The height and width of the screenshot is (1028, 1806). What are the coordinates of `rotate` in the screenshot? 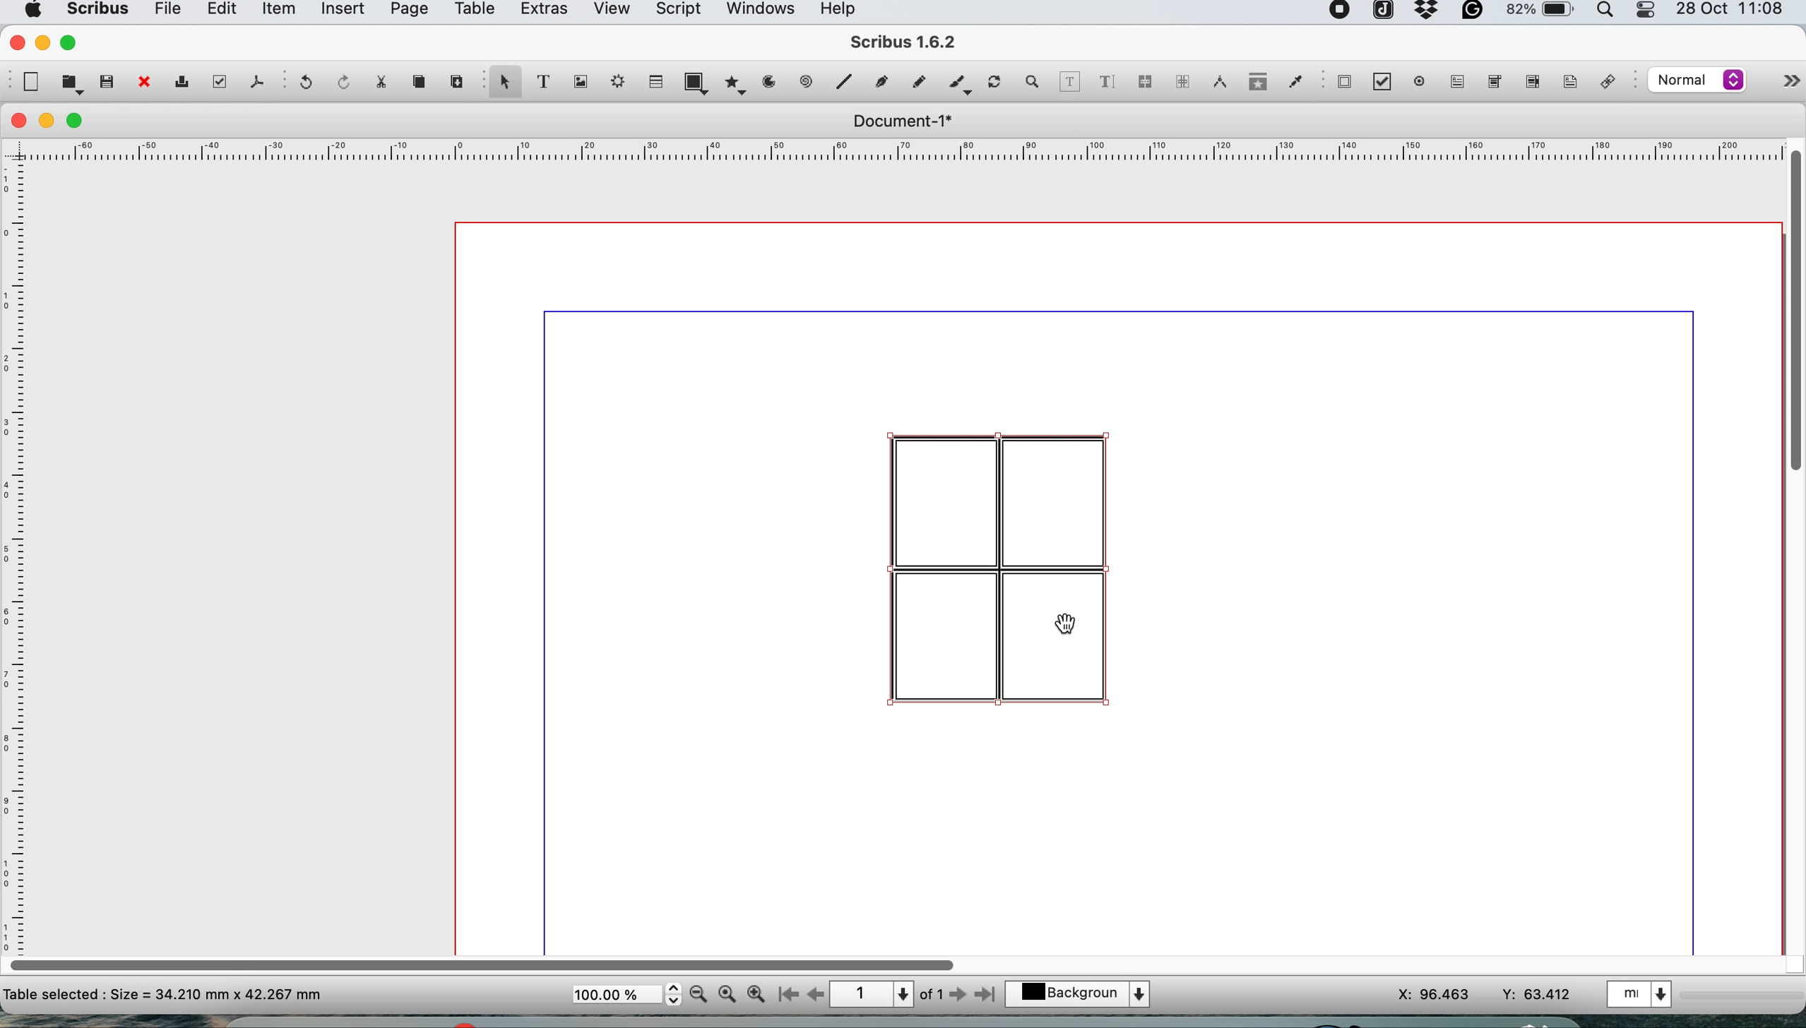 It's located at (997, 83).